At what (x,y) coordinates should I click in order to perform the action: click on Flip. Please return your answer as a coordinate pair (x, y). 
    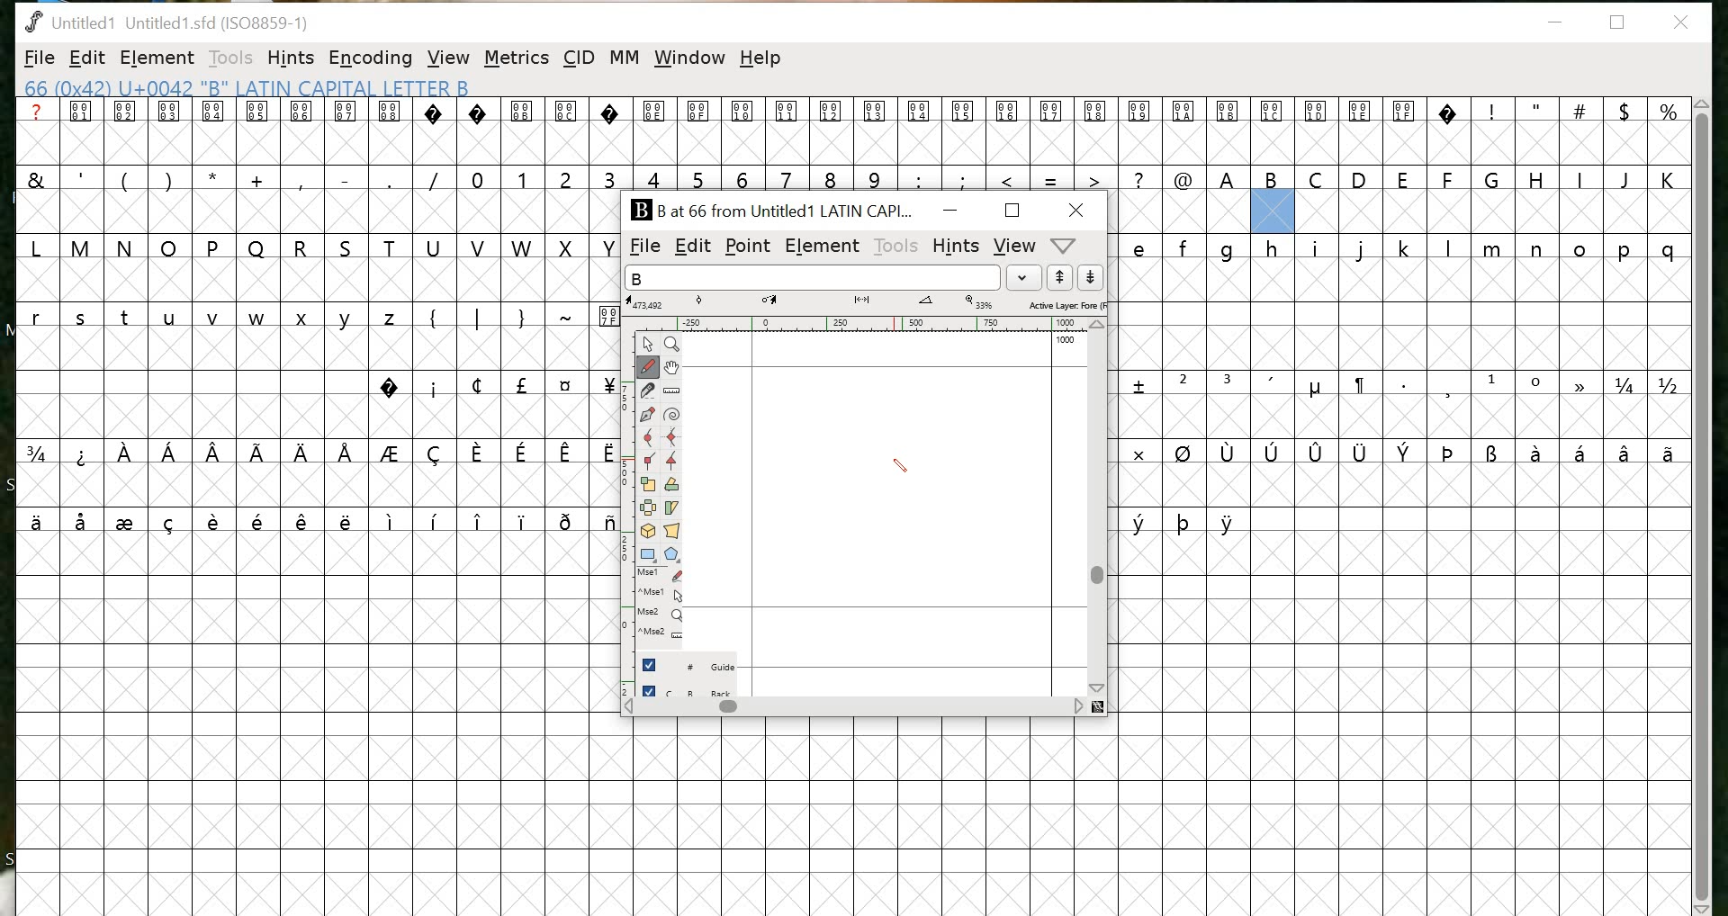
    Looking at the image, I should click on (649, 510).